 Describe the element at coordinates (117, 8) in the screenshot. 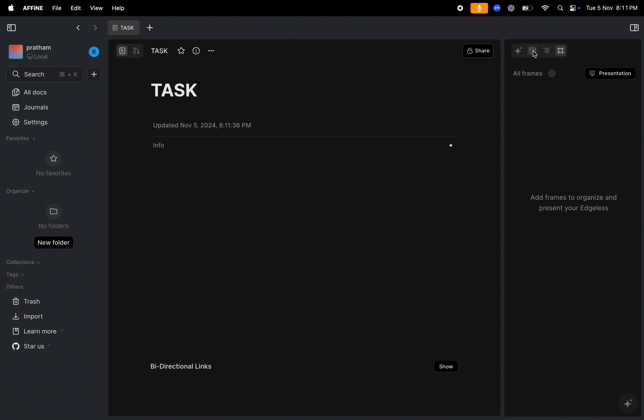

I see `help` at that location.